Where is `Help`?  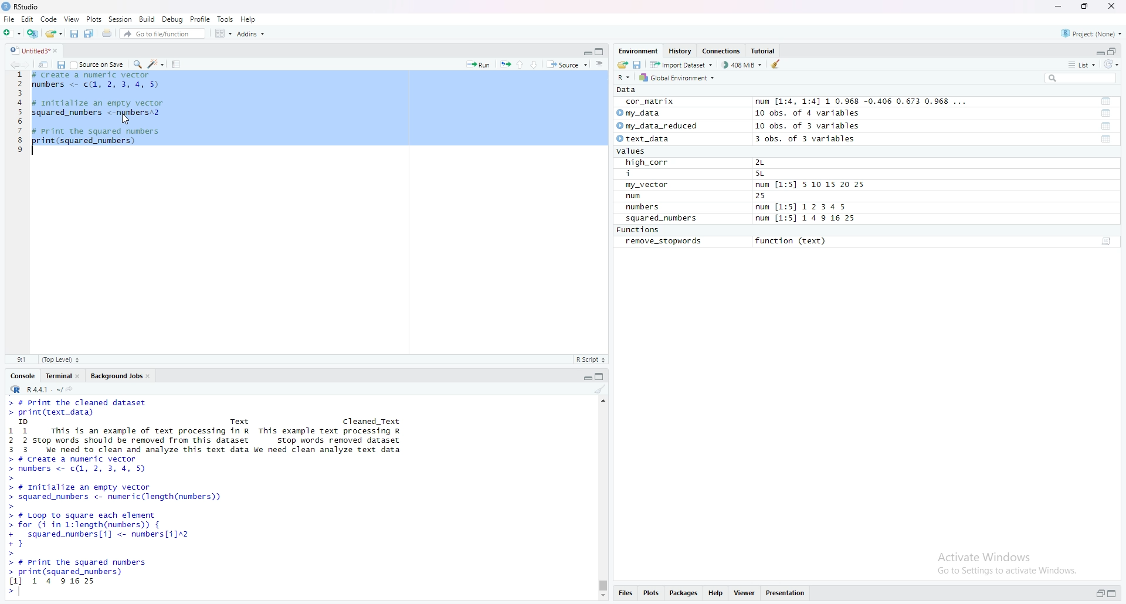
Help is located at coordinates (249, 19).